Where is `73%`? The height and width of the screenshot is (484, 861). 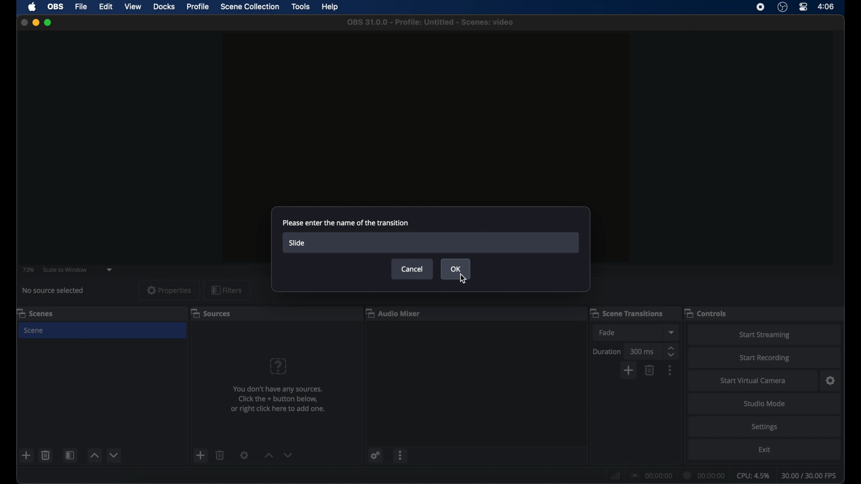 73% is located at coordinates (28, 270).